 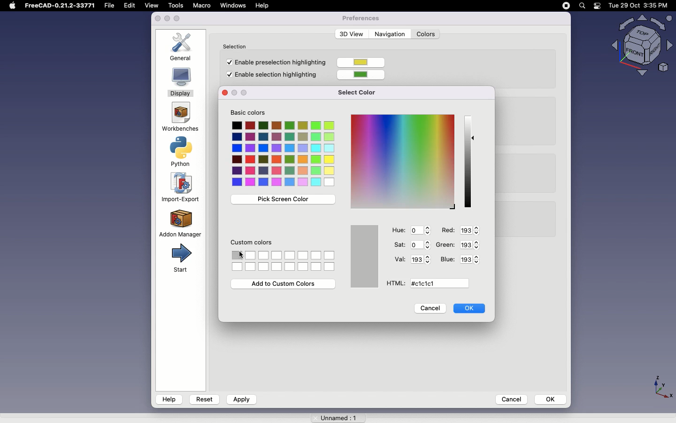 I want to click on Ok, so click(x=471, y=308).